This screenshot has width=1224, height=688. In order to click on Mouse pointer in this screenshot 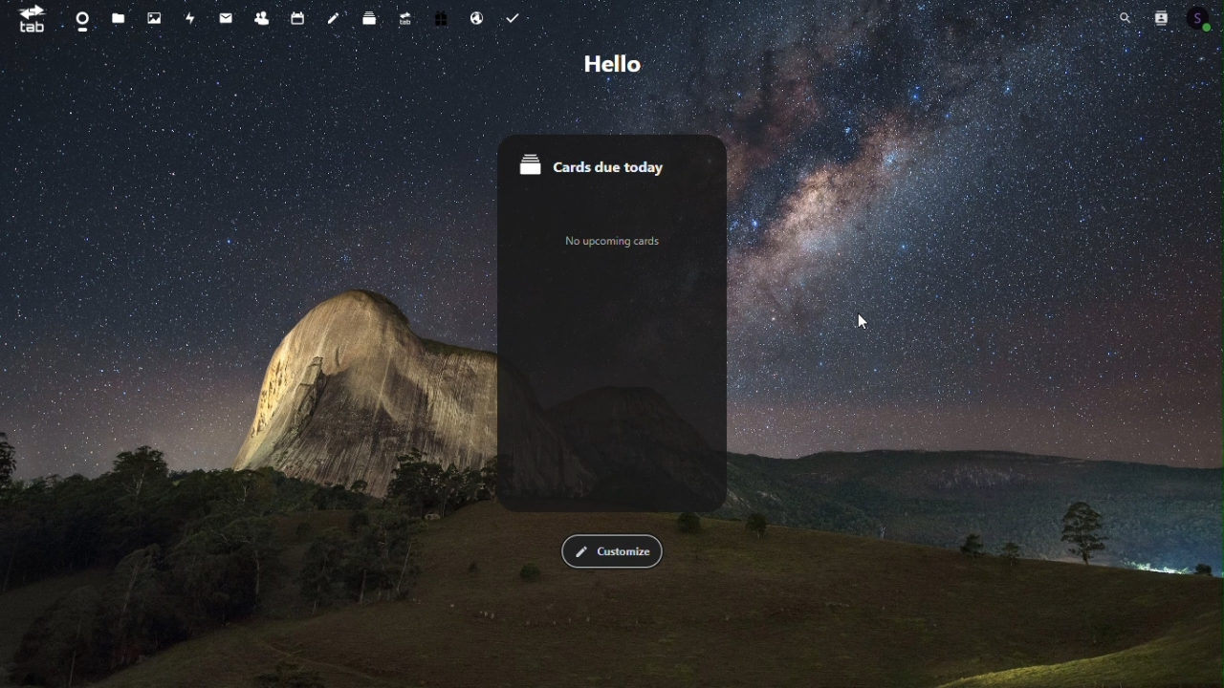, I will do `click(860, 322)`.